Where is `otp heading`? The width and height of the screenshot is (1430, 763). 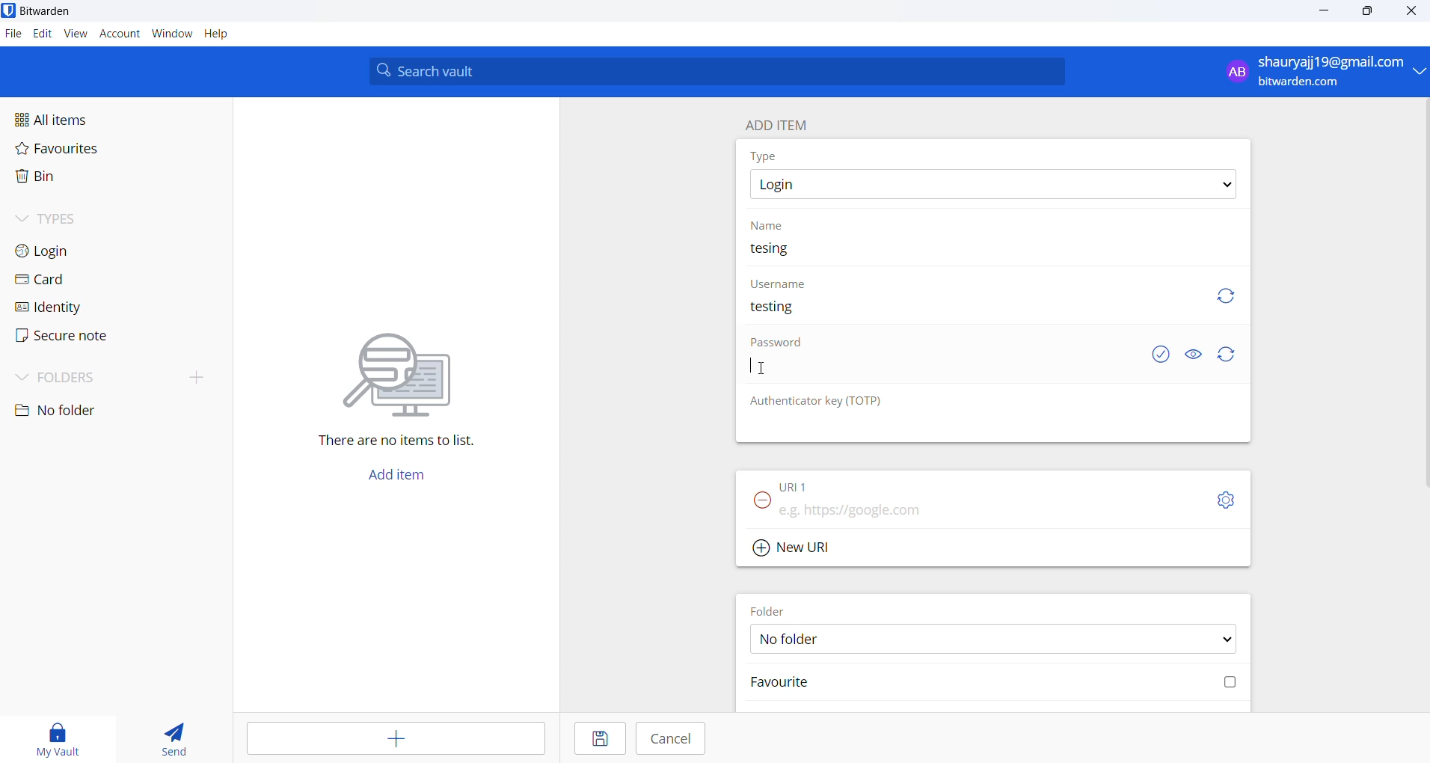
otp heading is located at coordinates (832, 403).